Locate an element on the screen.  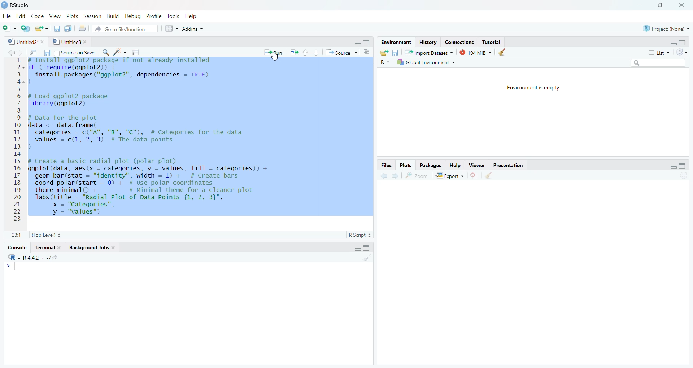
Help is located at coordinates (454, 166).